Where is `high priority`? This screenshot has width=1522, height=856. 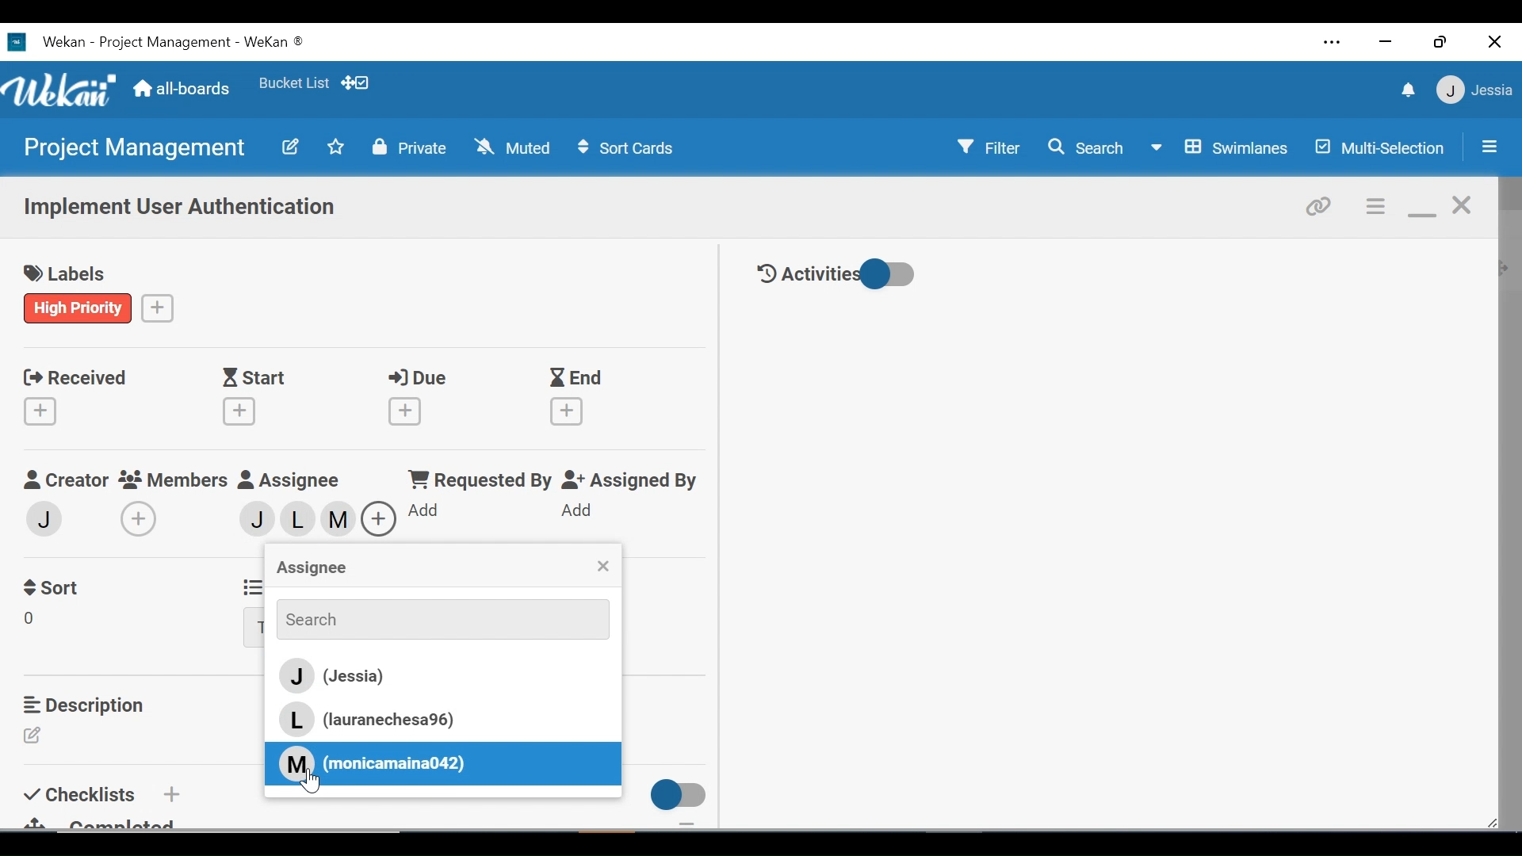
high priority is located at coordinates (78, 308).